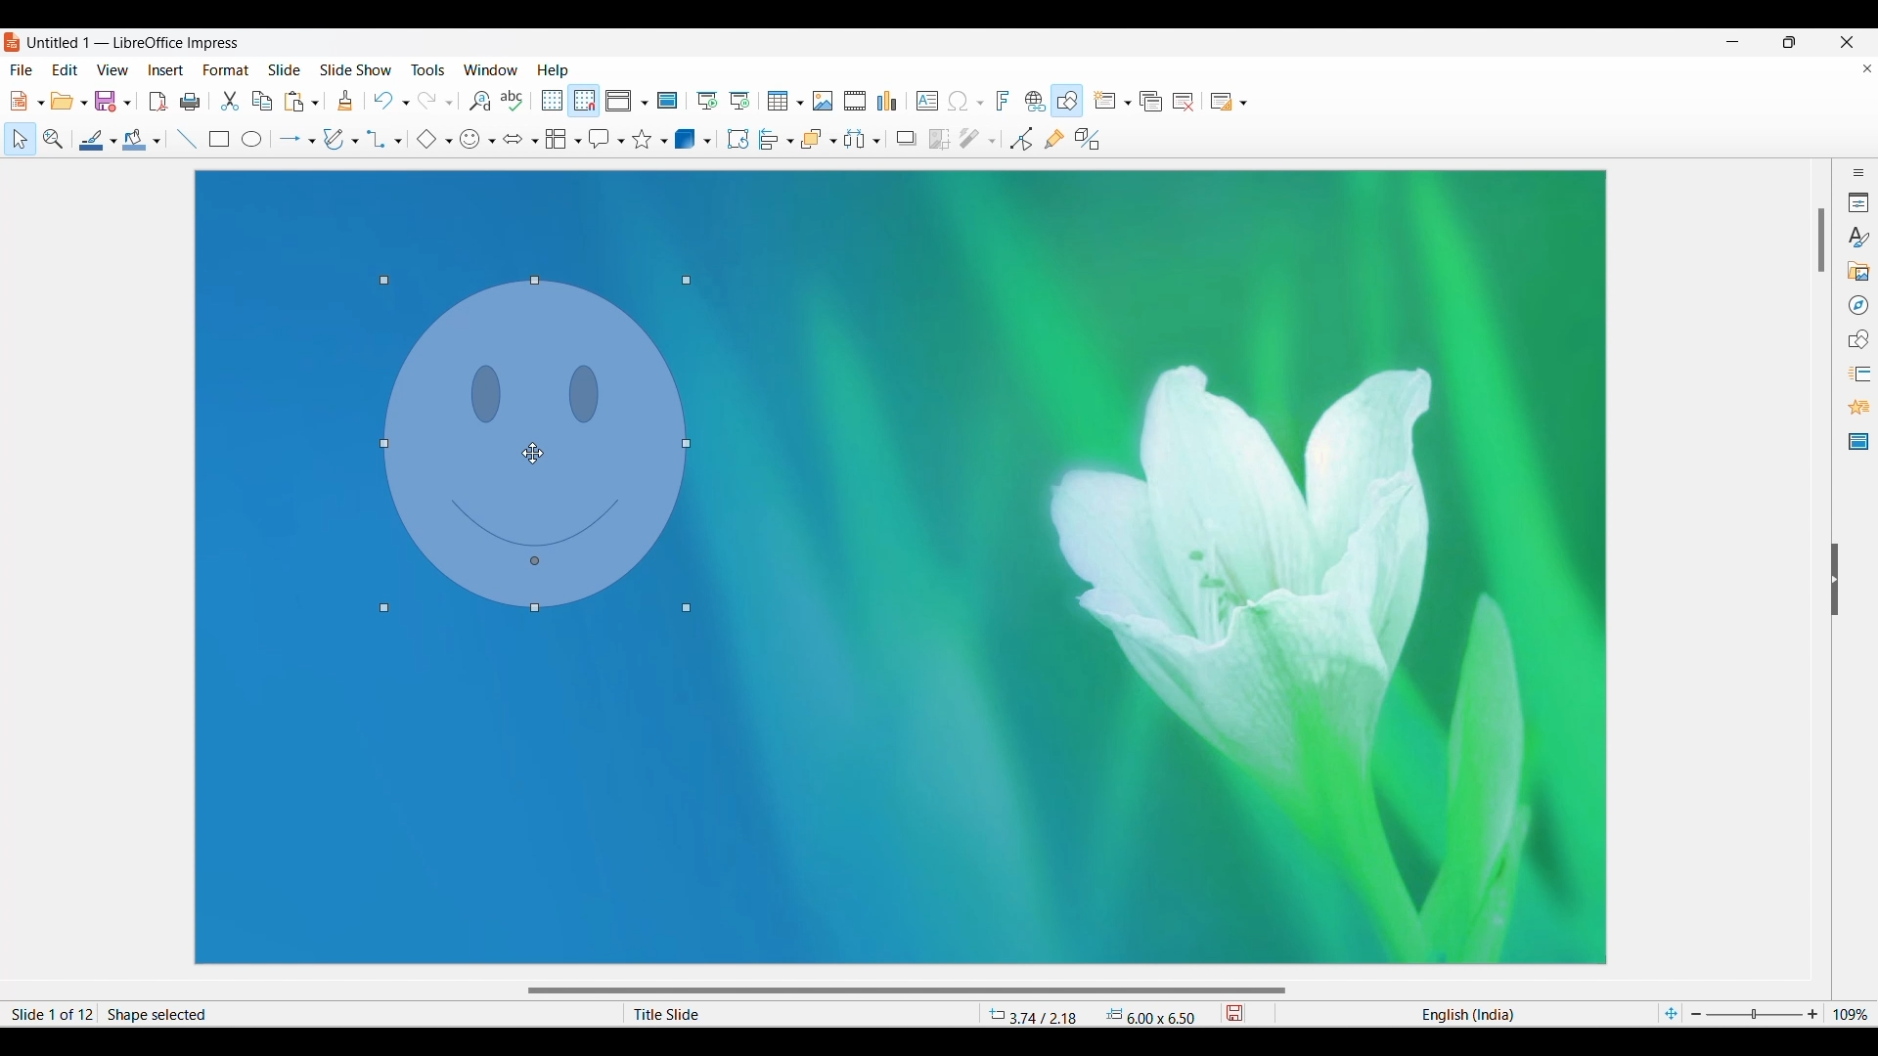 This screenshot has height=1056, width=1878. What do you see at coordinates (584, 102) in the screenshot?
I see `Snap to grid` at bounding box center [584, 102].